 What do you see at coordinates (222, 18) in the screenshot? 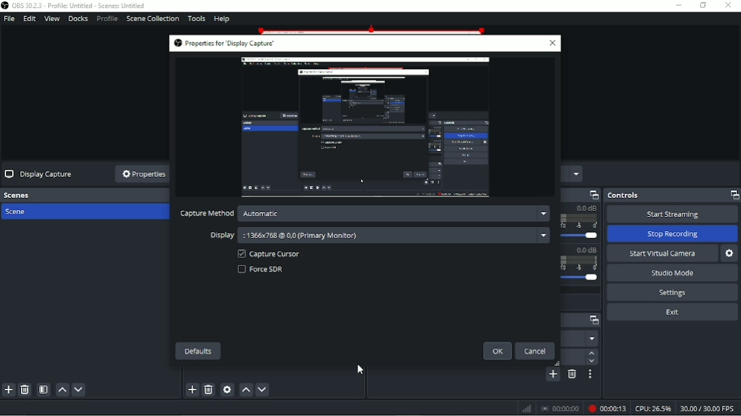
I see `Help` at bounding box center [222, 18].